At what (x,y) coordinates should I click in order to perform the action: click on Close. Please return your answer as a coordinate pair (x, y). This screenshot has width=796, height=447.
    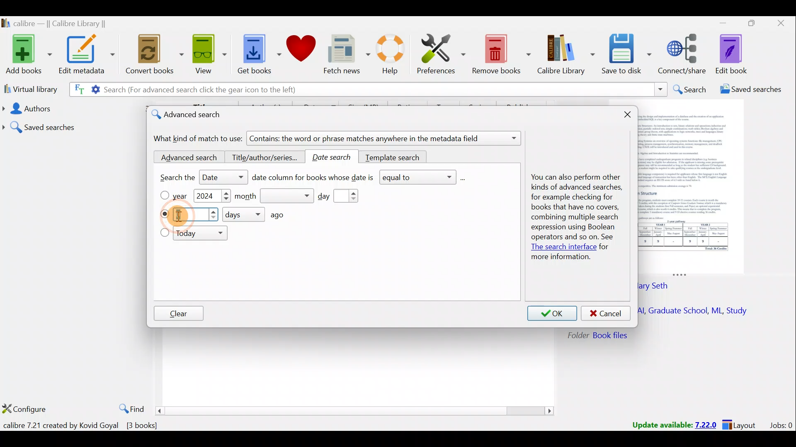
    Looking at the image, I should click on (629, 116).